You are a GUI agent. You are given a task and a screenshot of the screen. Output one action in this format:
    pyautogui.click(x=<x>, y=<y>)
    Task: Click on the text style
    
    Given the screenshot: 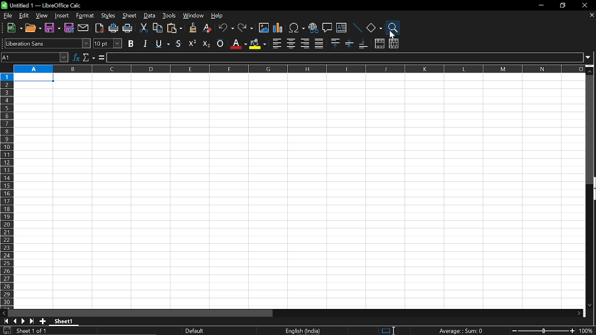 What is the action you would take?
    pyautogui.click(x=47, y=43)
    